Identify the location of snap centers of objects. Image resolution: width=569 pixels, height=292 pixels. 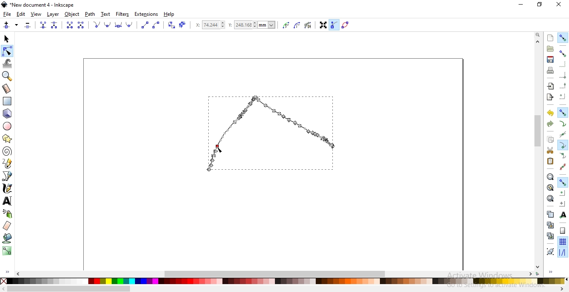
(562, 192).